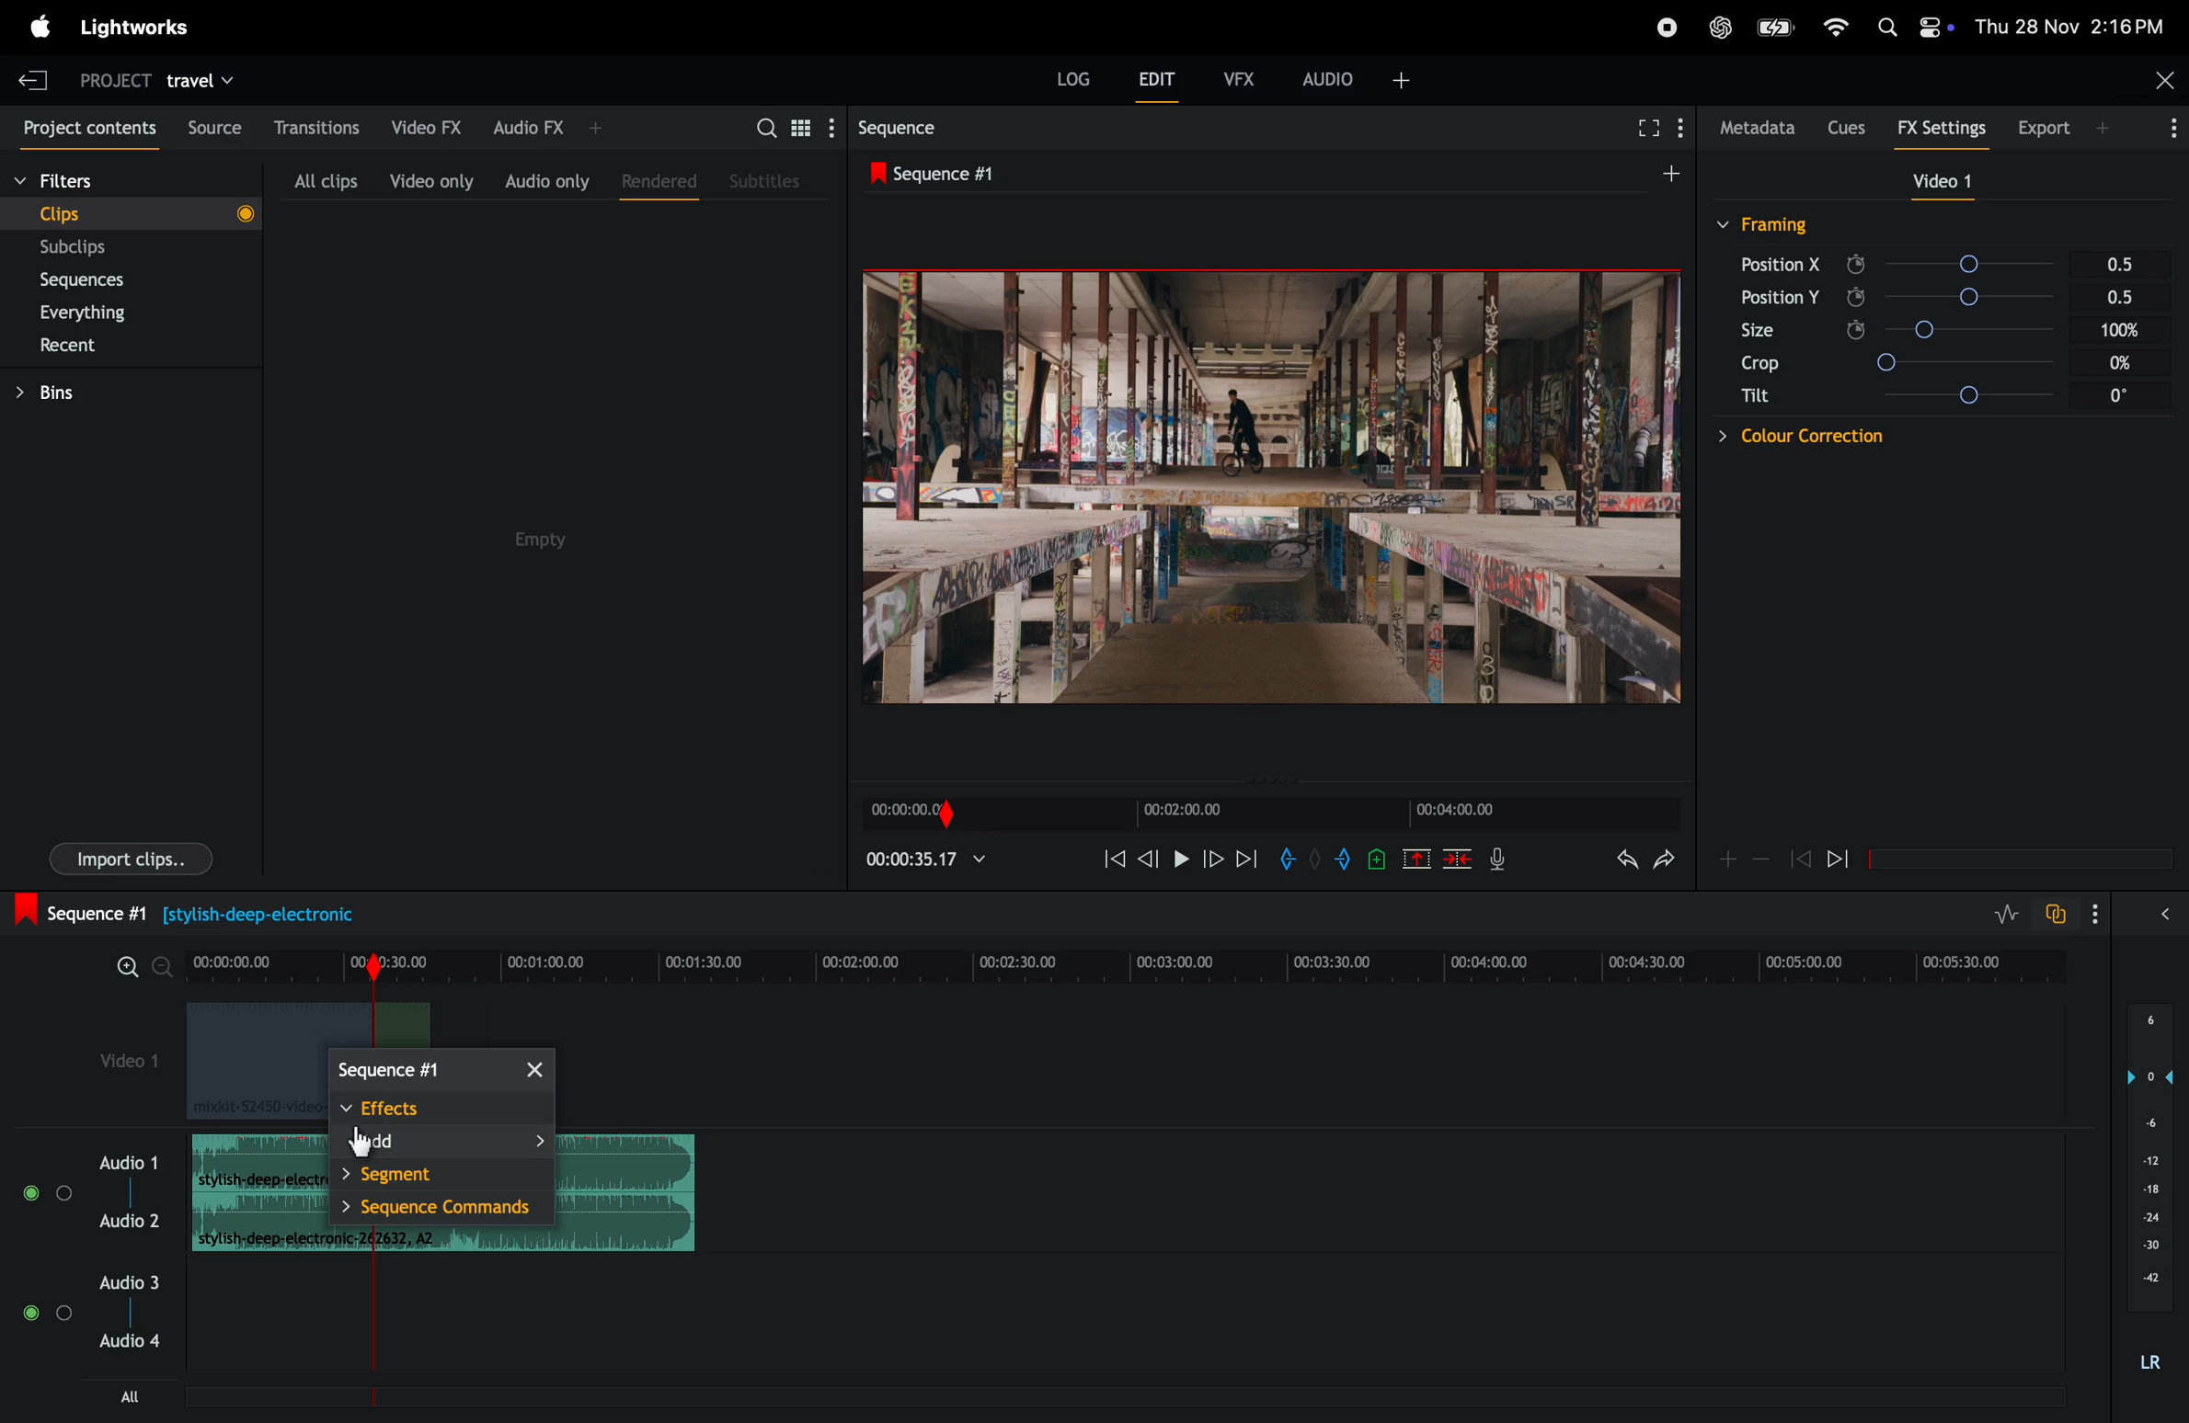  What do you see at coordinates (134, 1395) in the screenshot?
I see `all` at bounding box center [134, 1395].